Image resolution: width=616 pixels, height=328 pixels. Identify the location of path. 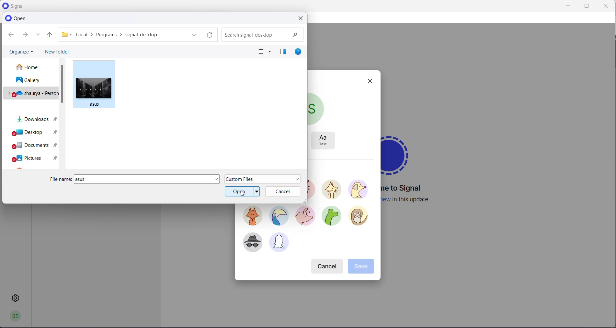
(121, 36).